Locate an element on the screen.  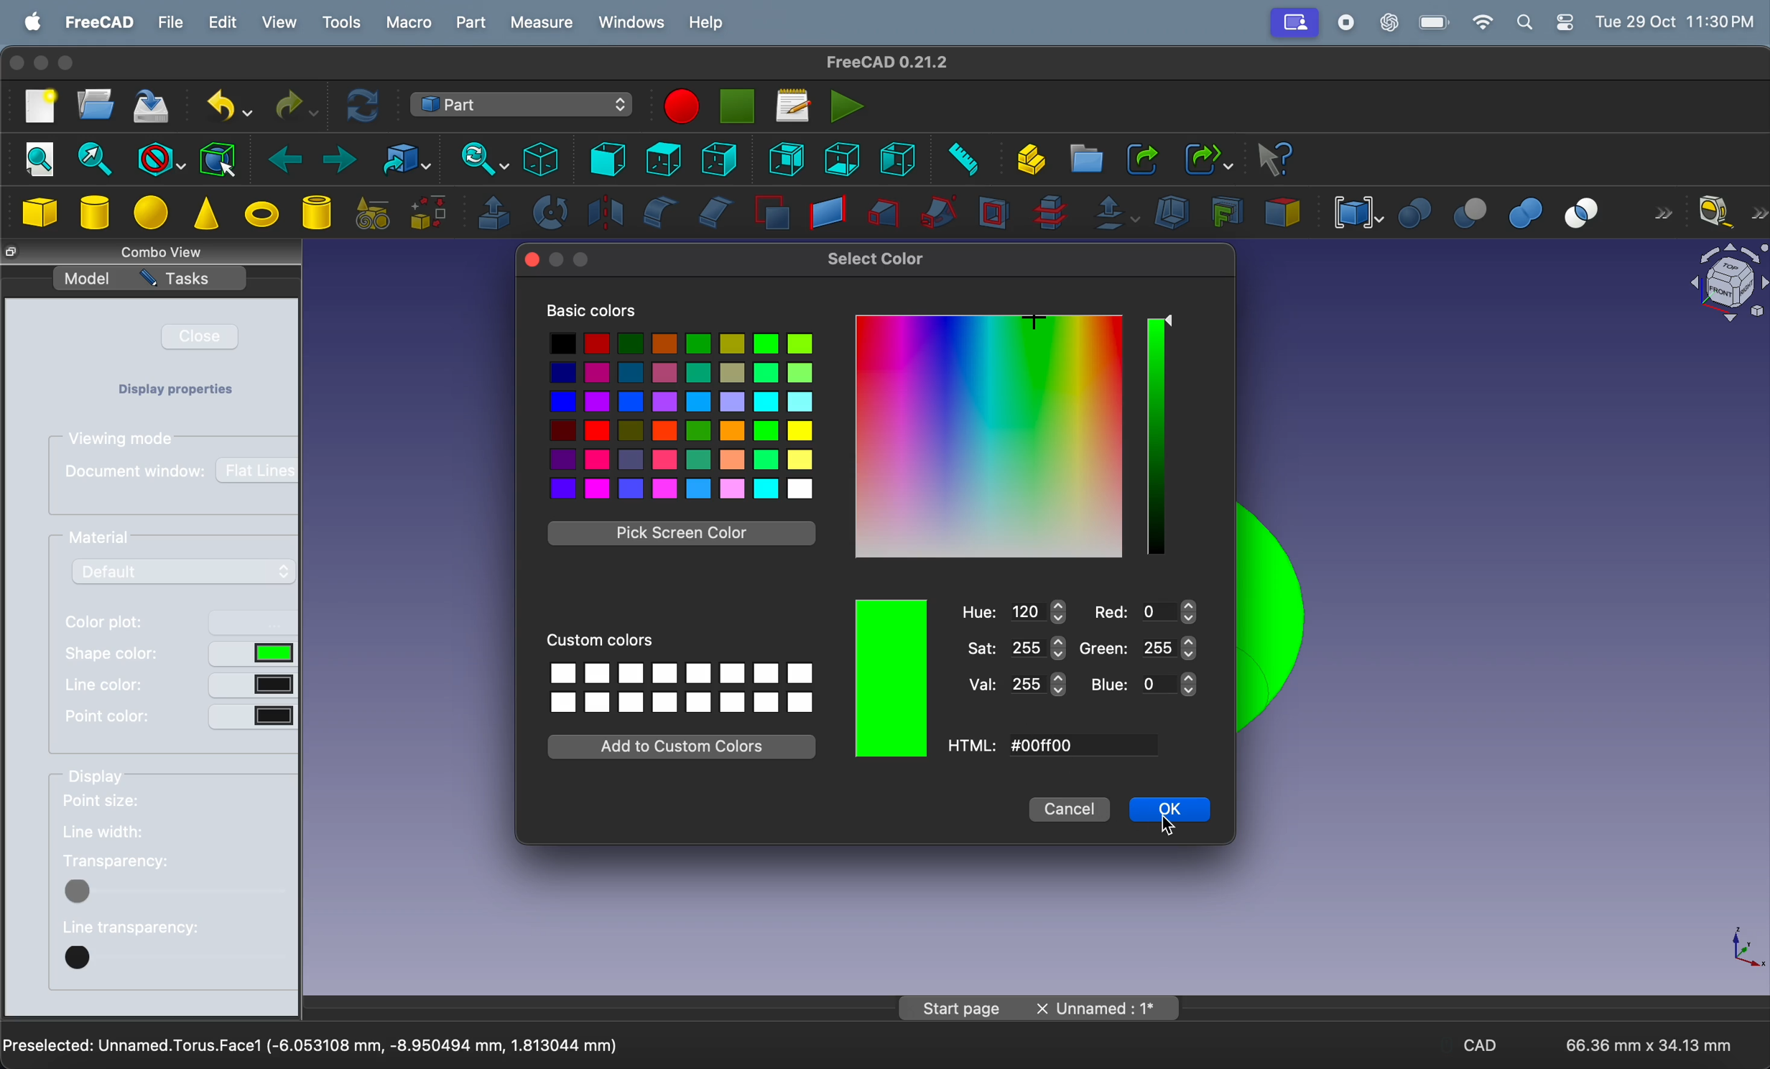
fillet is located at coordinates (657, 213).